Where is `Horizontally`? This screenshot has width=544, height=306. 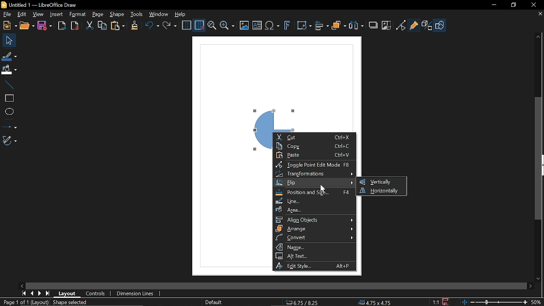
Horizontally is located at coordinates (380, 191).